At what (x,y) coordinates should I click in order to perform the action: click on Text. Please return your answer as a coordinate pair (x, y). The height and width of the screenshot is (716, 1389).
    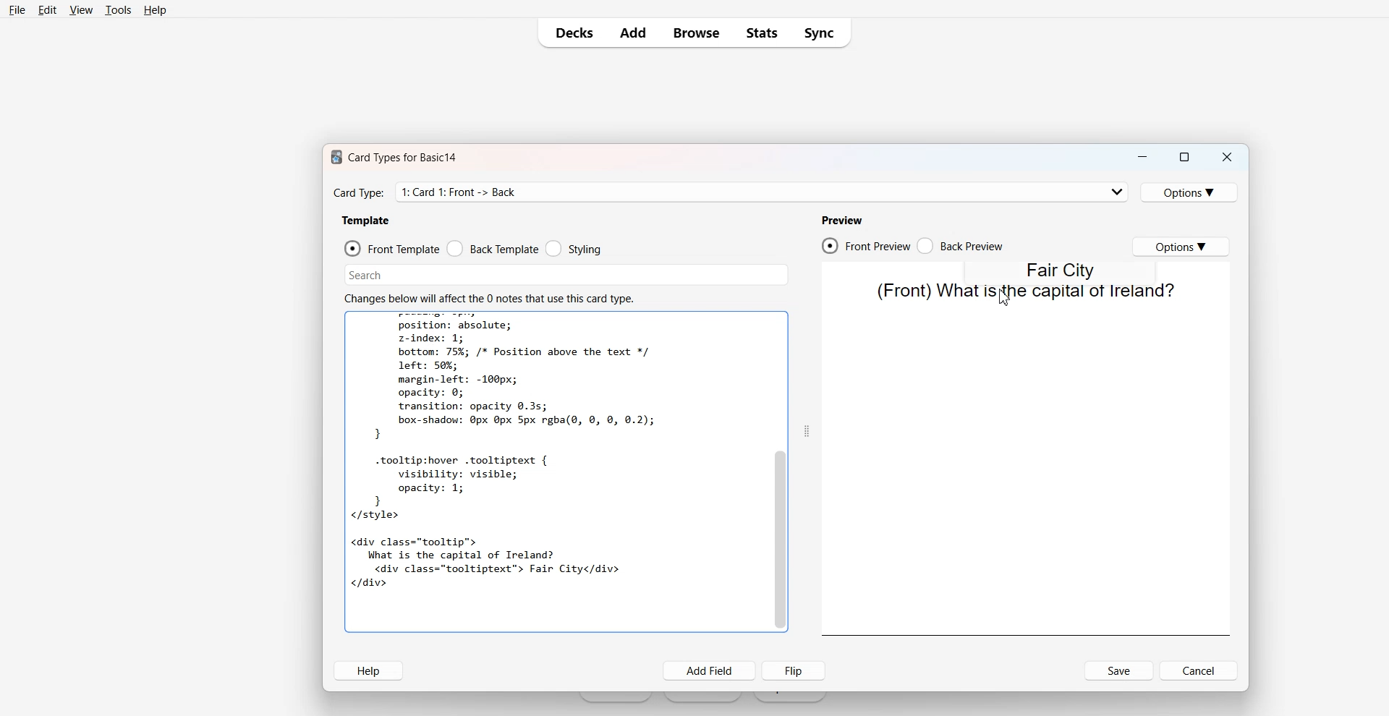
    Looking at the image, I should click on (1024, 292).